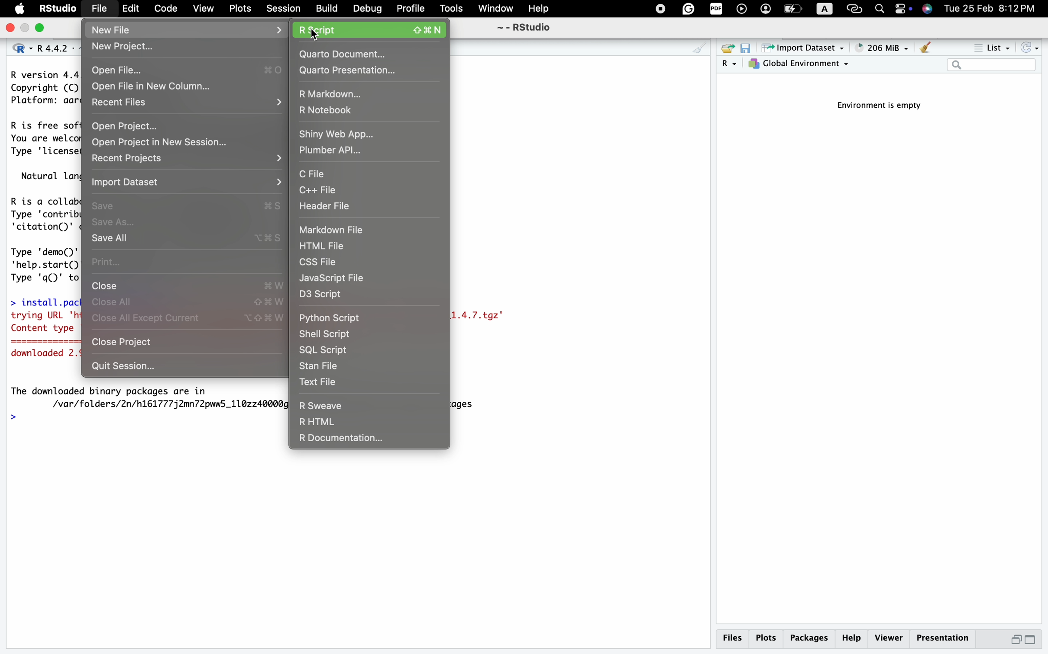  Describe the element at coordinates (190, 239) in the screenshot. I see `save all` at that location.